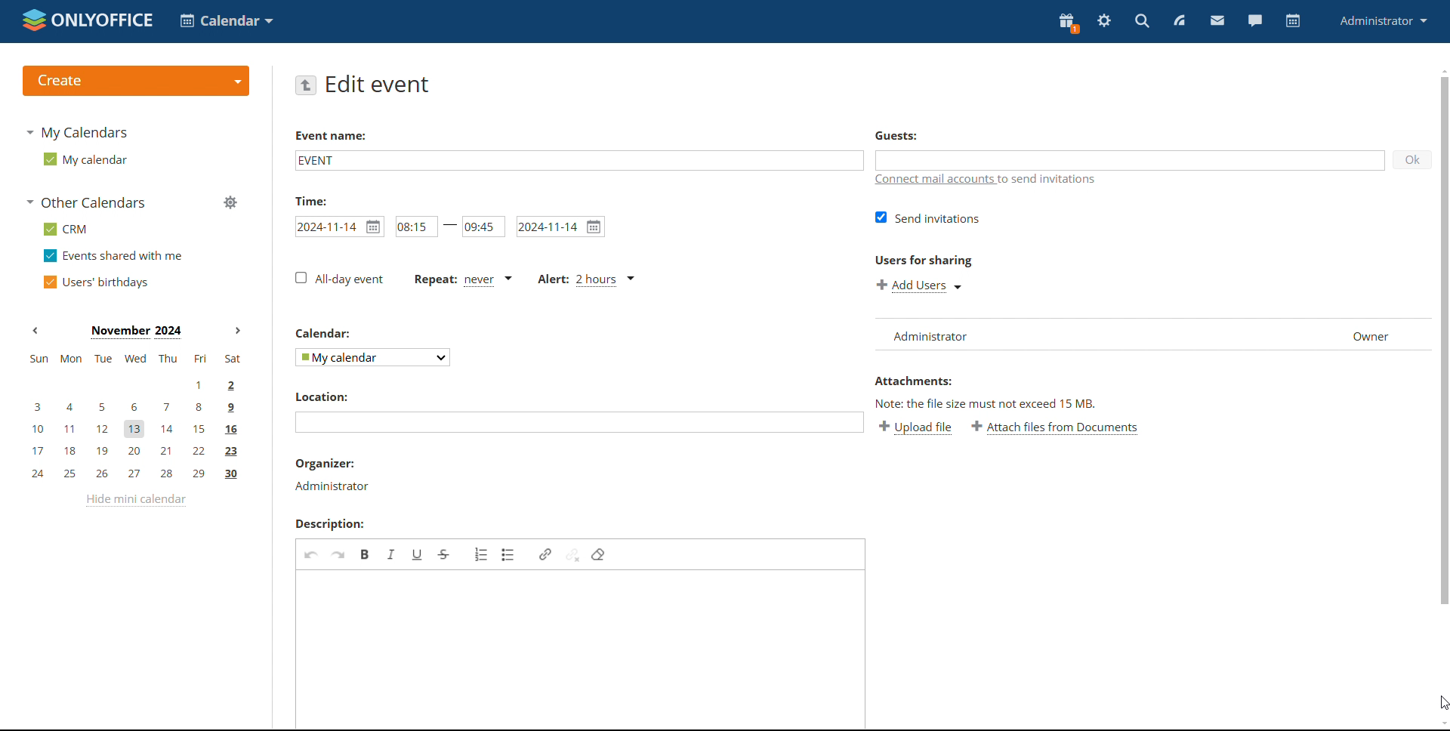 The width and height of the screenshot is (1450, 731). Describe the element at coordinates (1216, 21) in the screenshot. I see `mail` at that location.